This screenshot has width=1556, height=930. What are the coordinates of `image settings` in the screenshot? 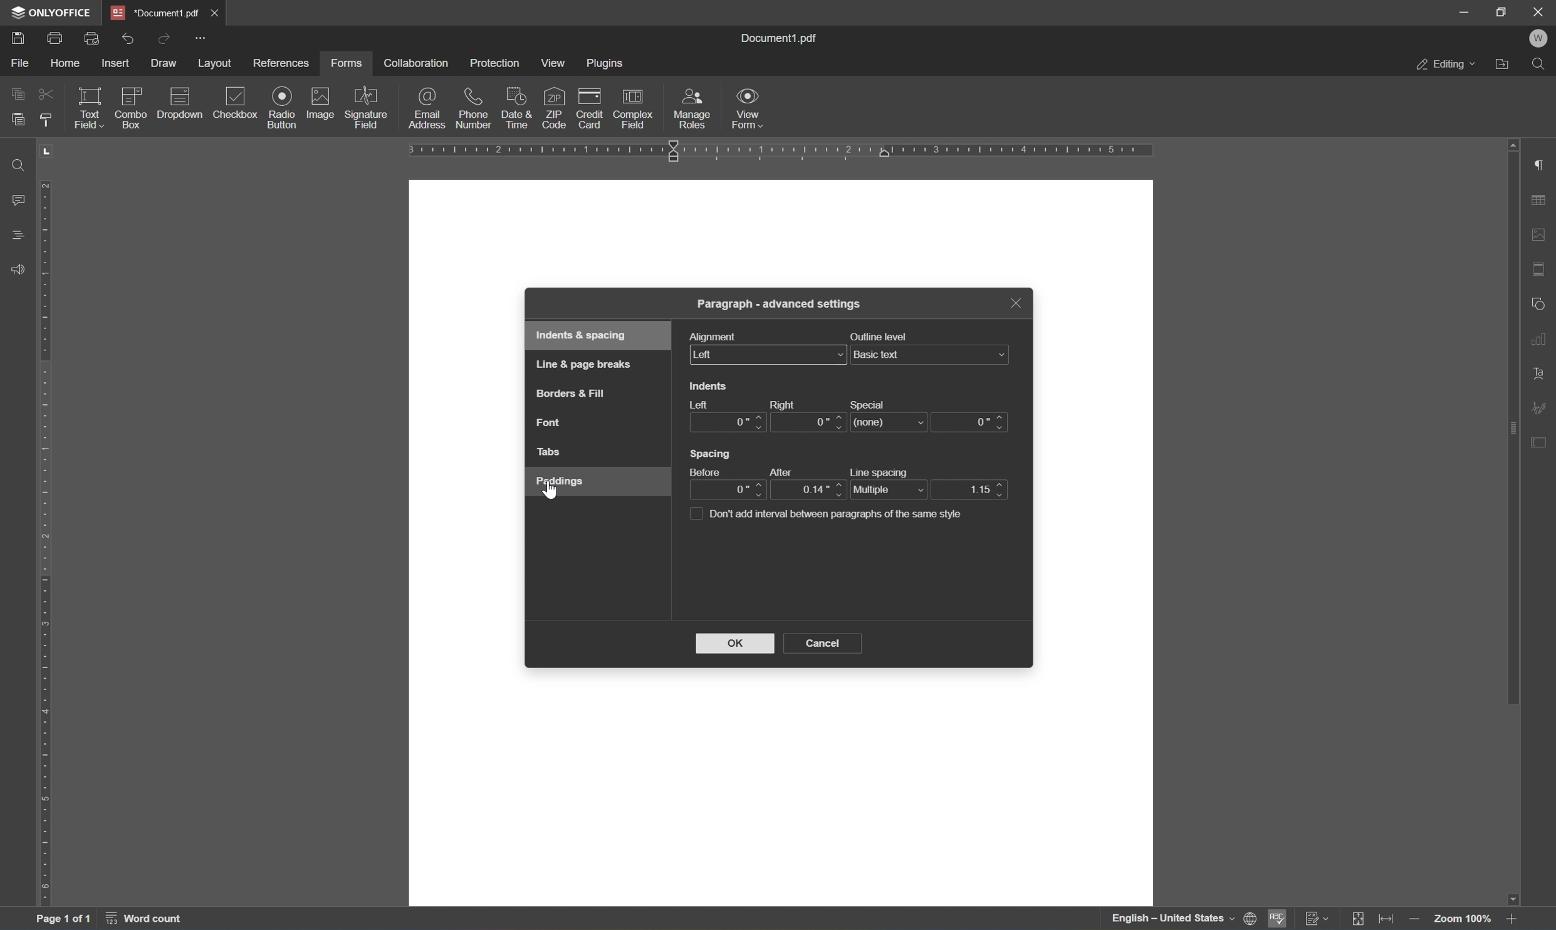 It's located at (1540, 237).